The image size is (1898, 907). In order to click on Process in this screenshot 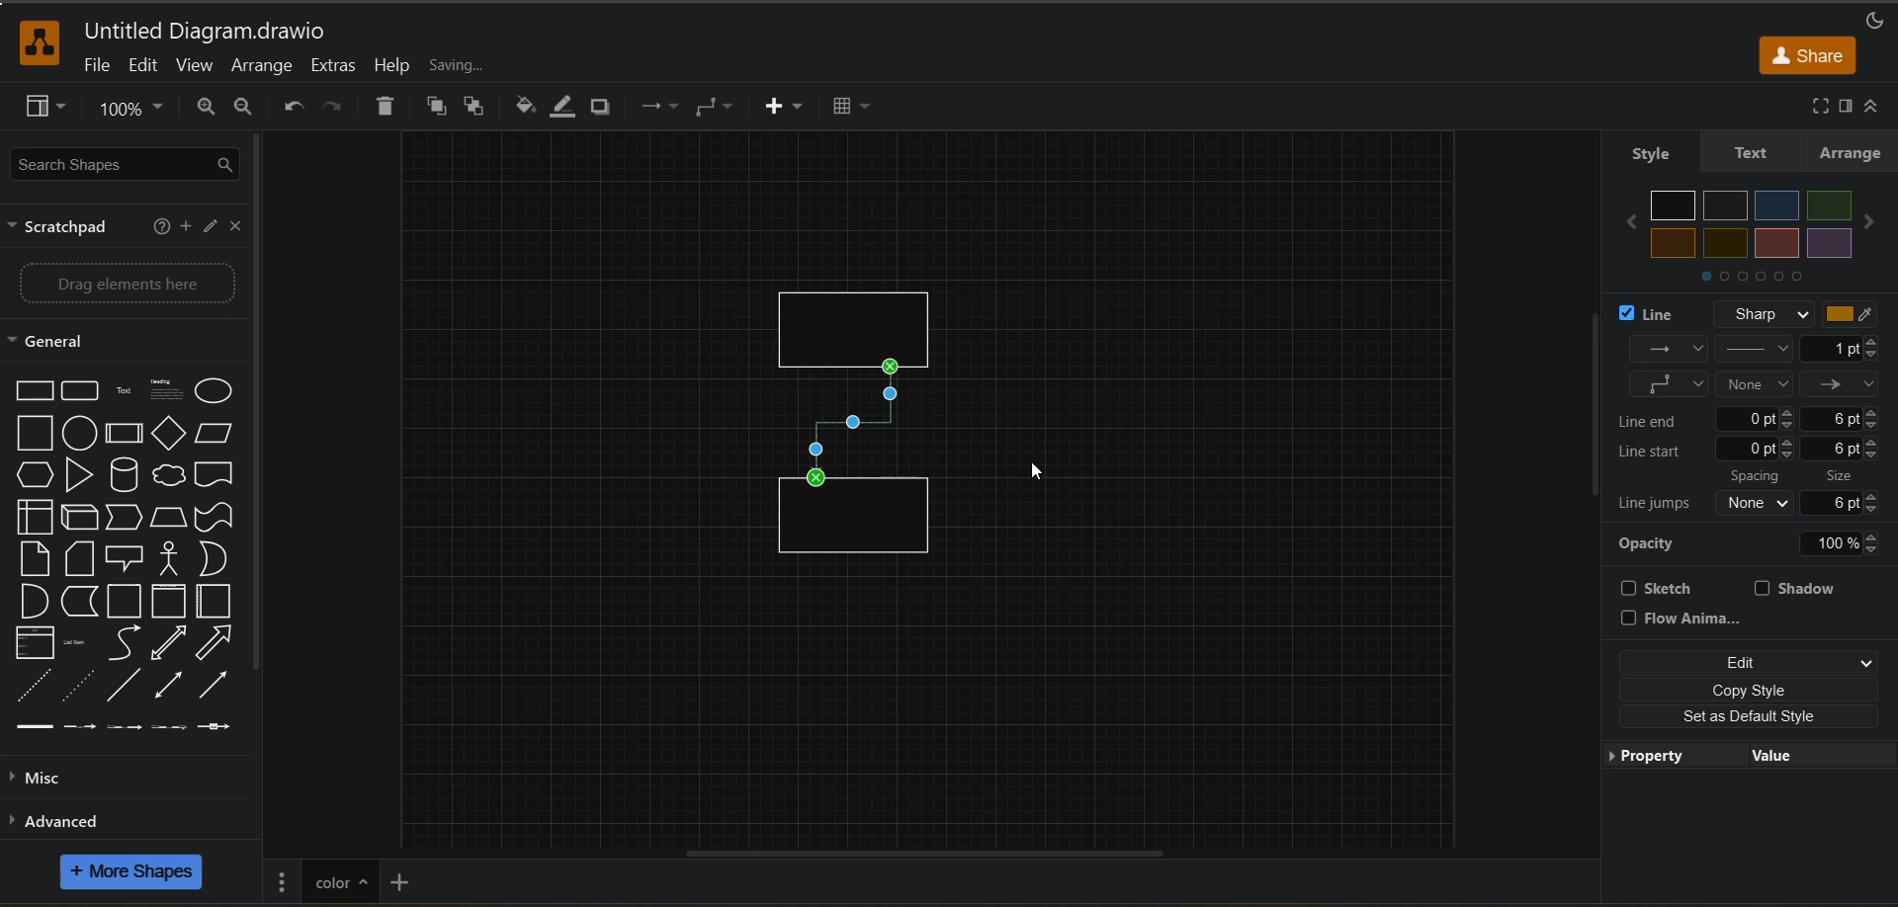, I will do `click(126, 434)`.